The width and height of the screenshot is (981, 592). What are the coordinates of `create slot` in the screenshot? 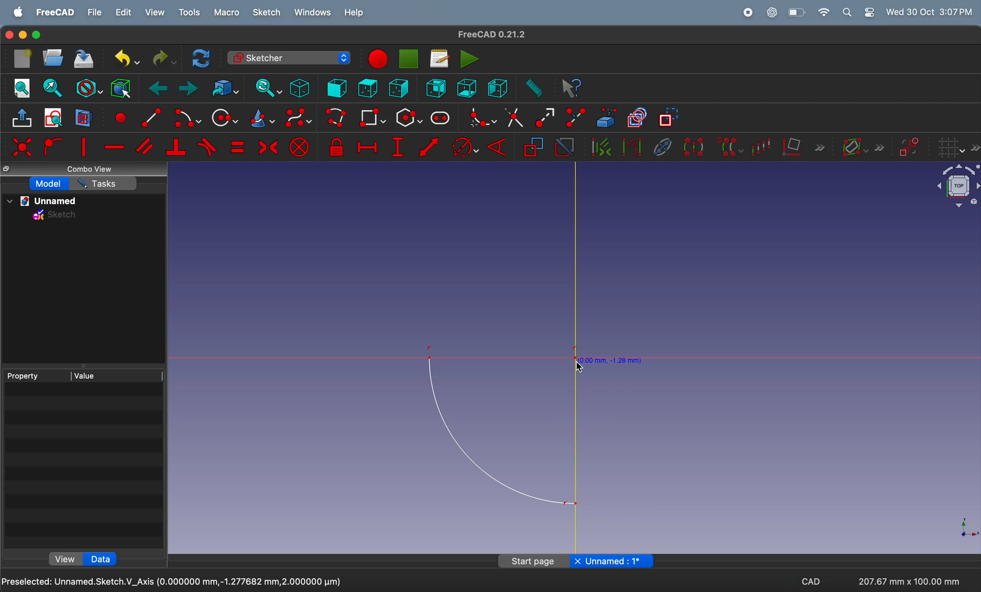 It's located at (440, 119).